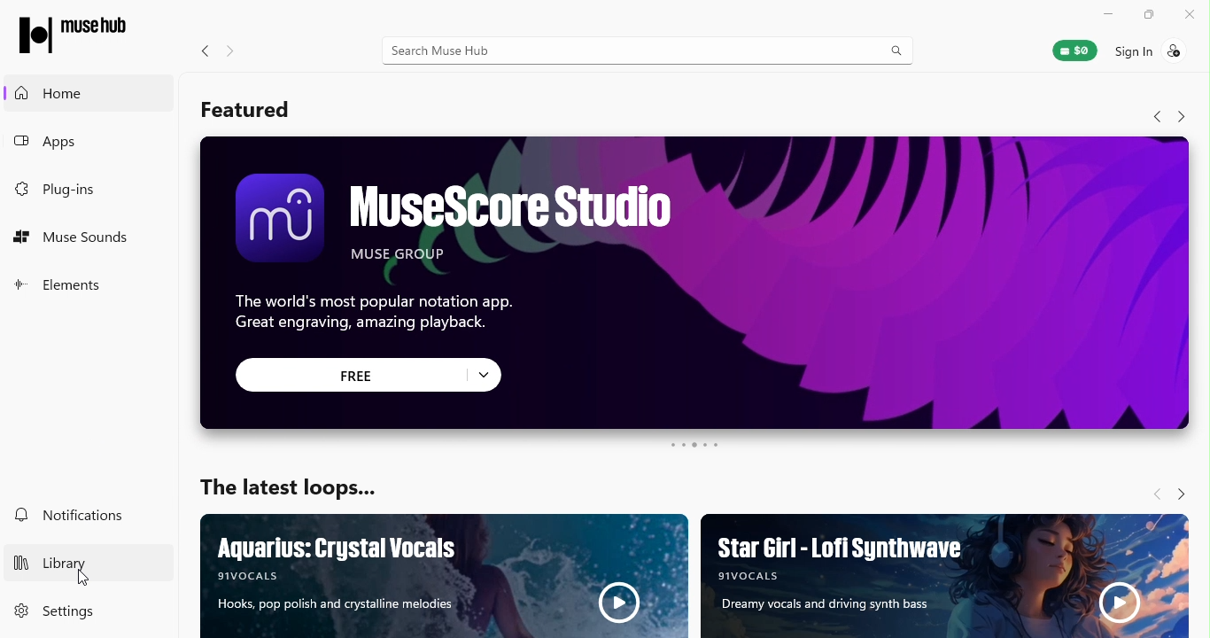 This screenshot has height=638, width=1210. What do you see at coordinates (200, 51) in the screenshot?
I see `Navigate back` at bounding box center [200, 51].